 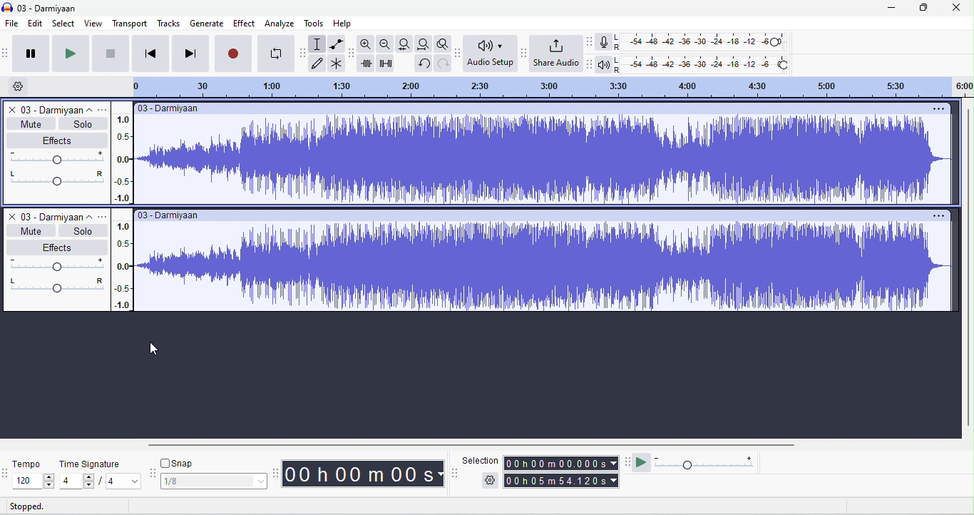 What do you see at coordinates (12, 24) in the screenshot?
I see `file` at bounding box center [12, 24].